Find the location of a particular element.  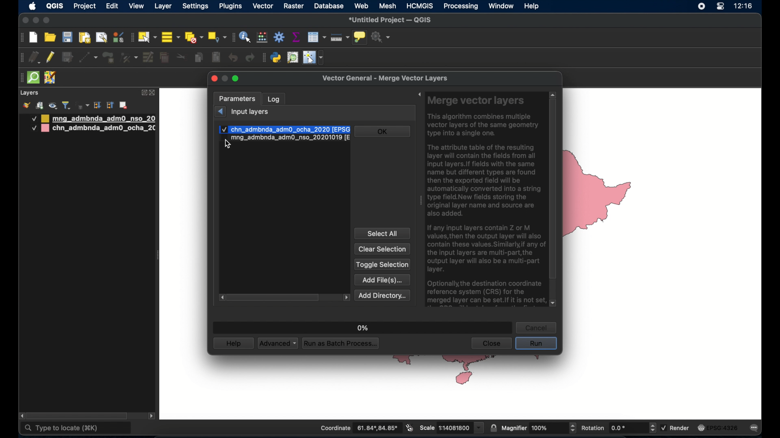

maximize is located at coordinates (47, 21).